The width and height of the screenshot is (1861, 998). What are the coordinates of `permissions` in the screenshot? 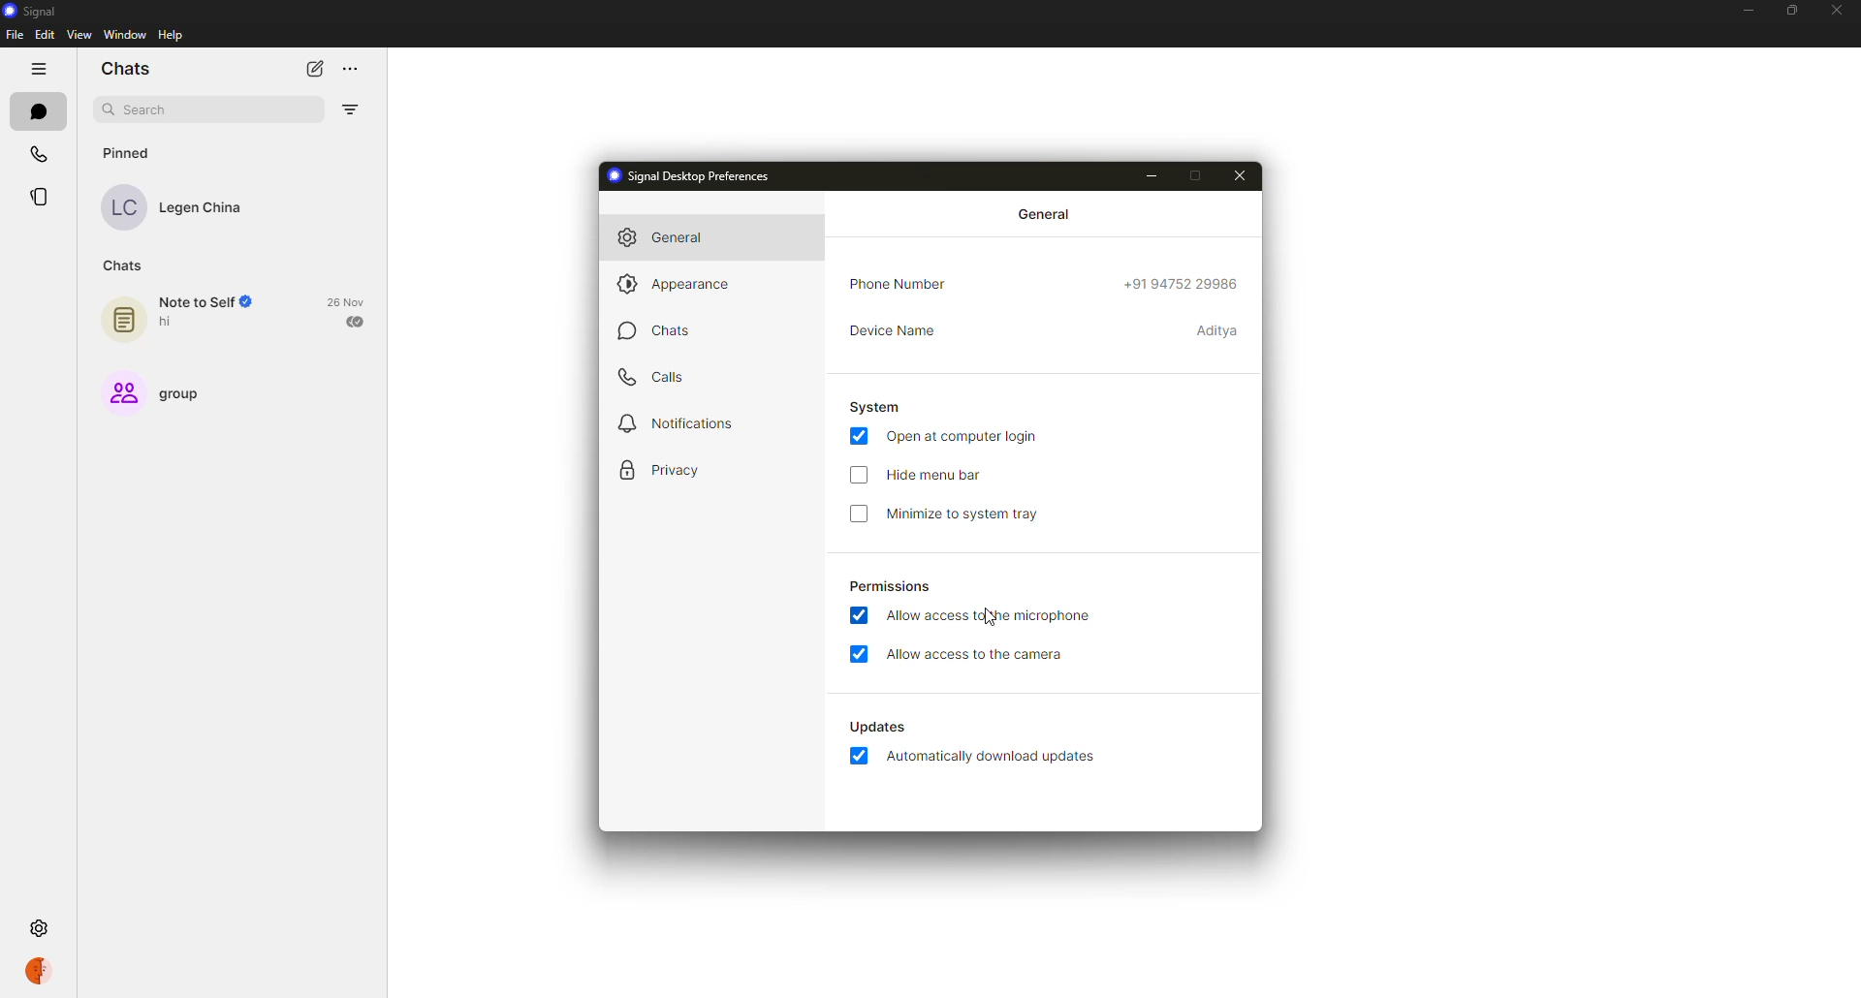 It's located at (896, 586).